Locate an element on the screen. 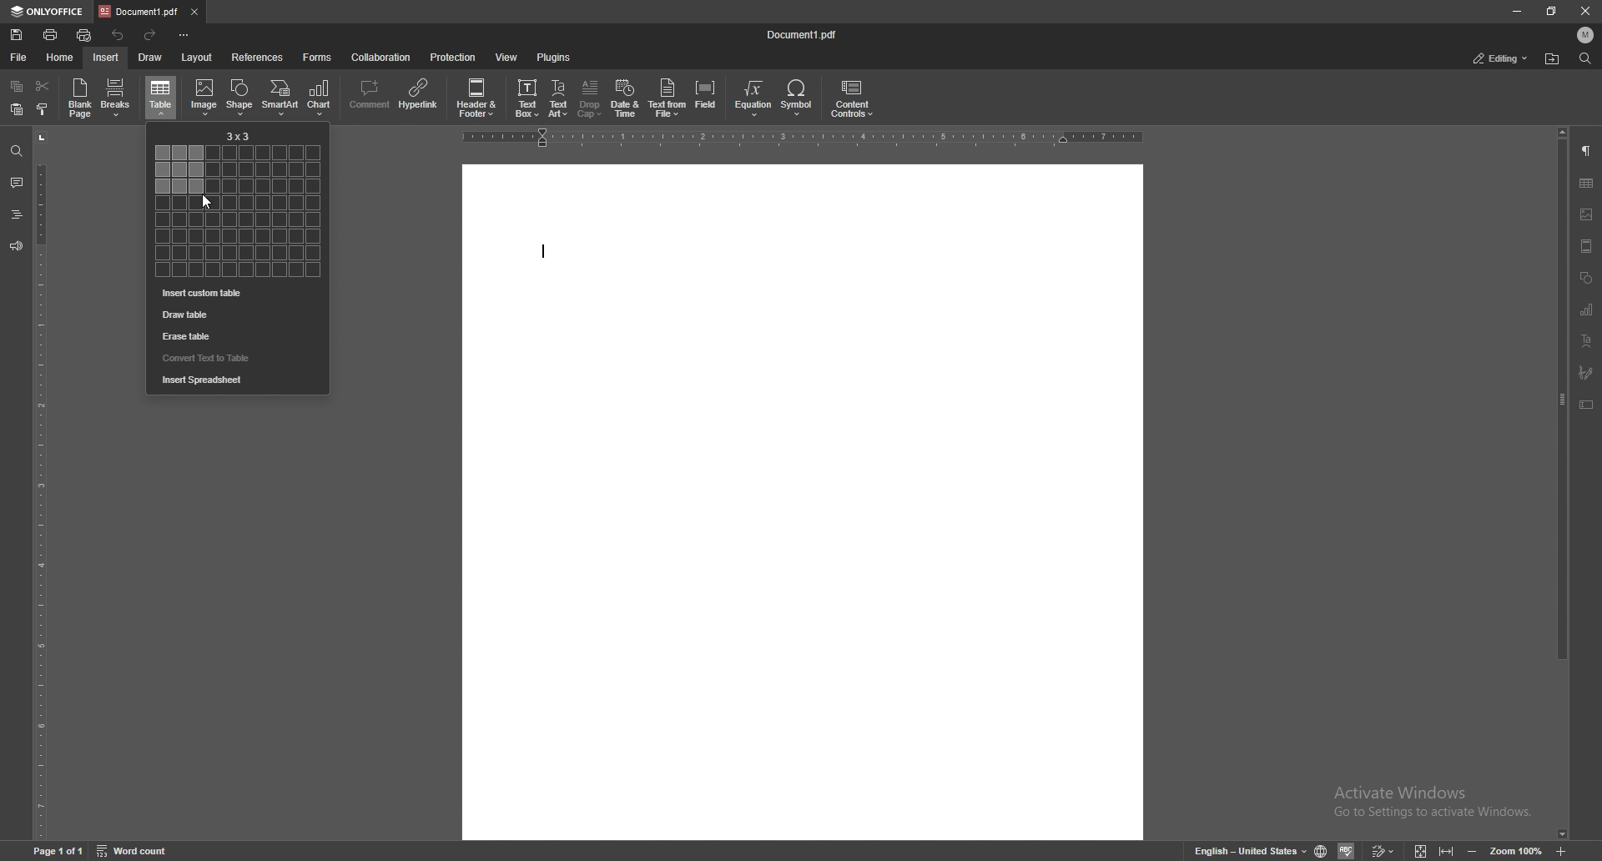  insert is located at coordinates (106, 58).